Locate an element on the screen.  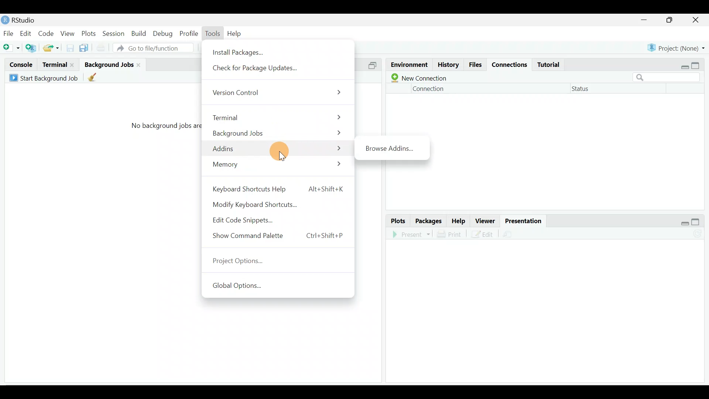
Background Jobs > is located at coordinates (279, 132).